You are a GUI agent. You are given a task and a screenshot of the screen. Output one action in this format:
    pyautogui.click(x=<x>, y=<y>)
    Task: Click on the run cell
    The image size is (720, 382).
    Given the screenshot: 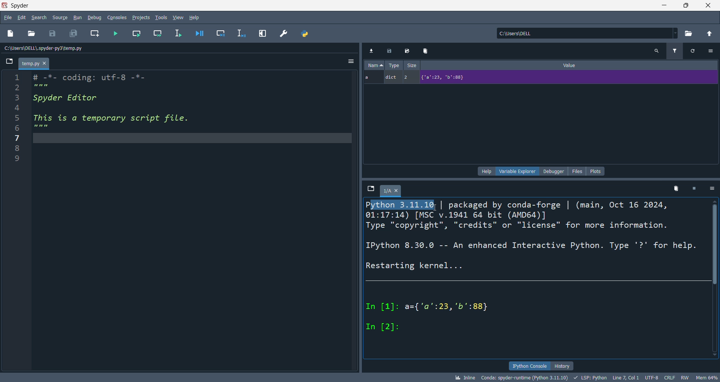 What is the action you would take?
    pyautogui.click(x=139, y=33)
    